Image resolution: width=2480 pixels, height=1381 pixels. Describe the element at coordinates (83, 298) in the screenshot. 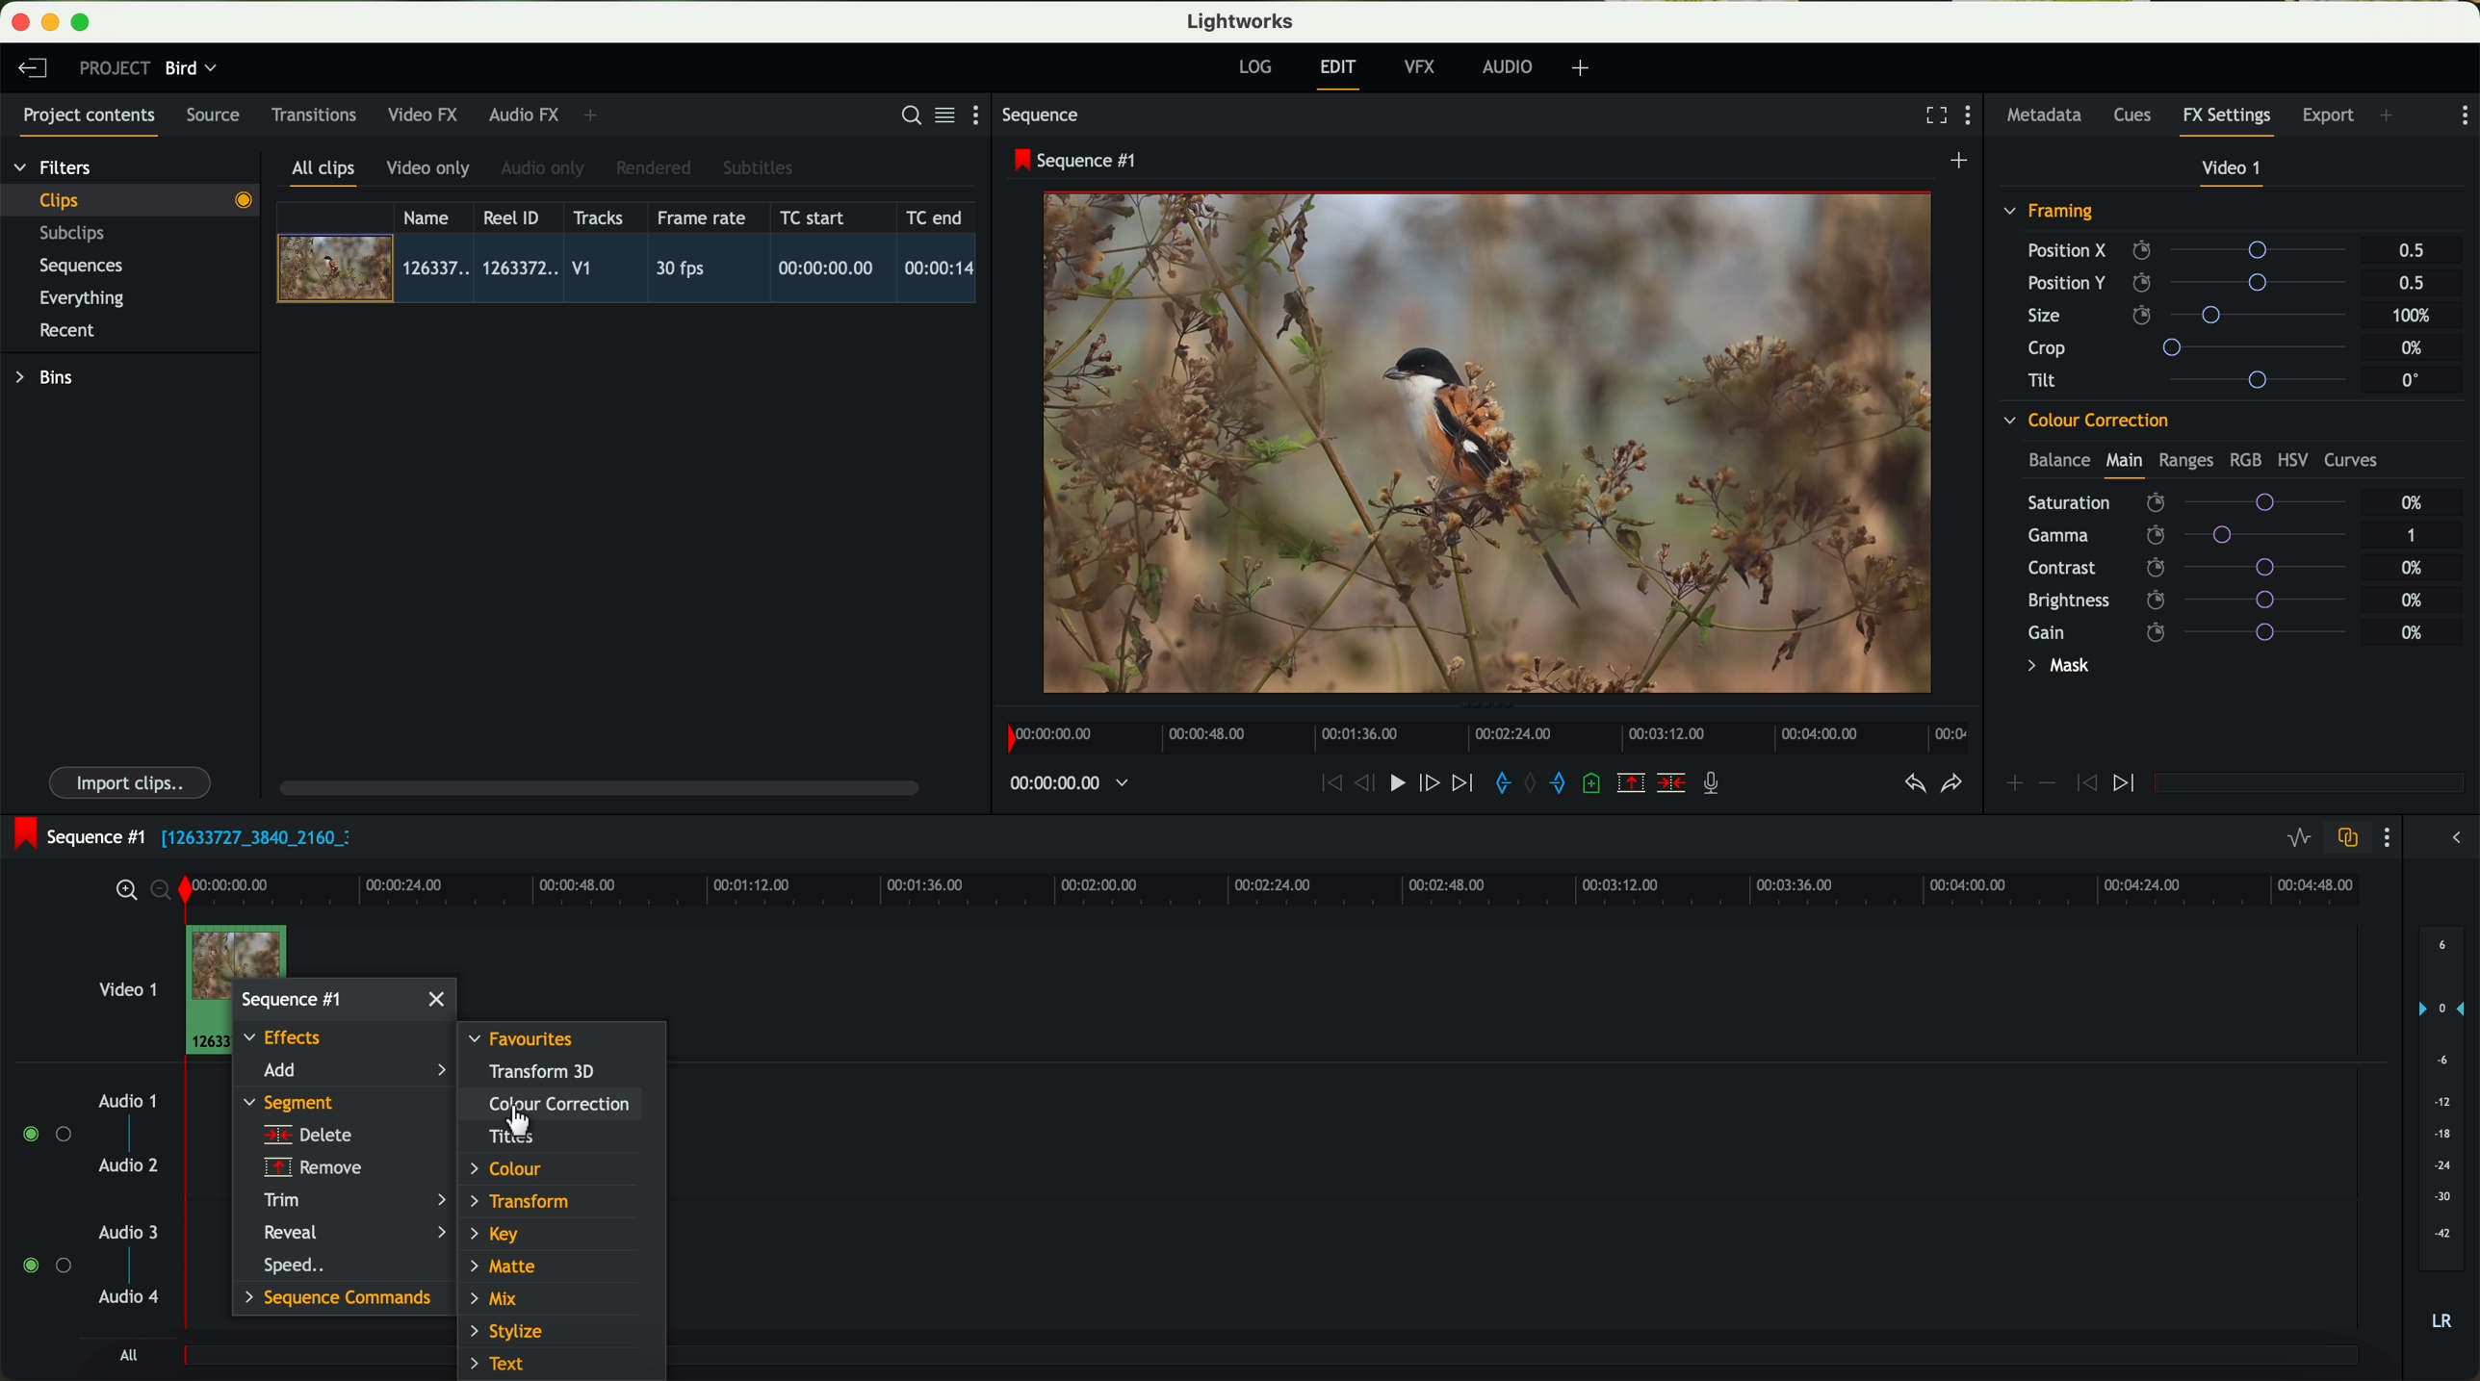

I see `everything` at that location.